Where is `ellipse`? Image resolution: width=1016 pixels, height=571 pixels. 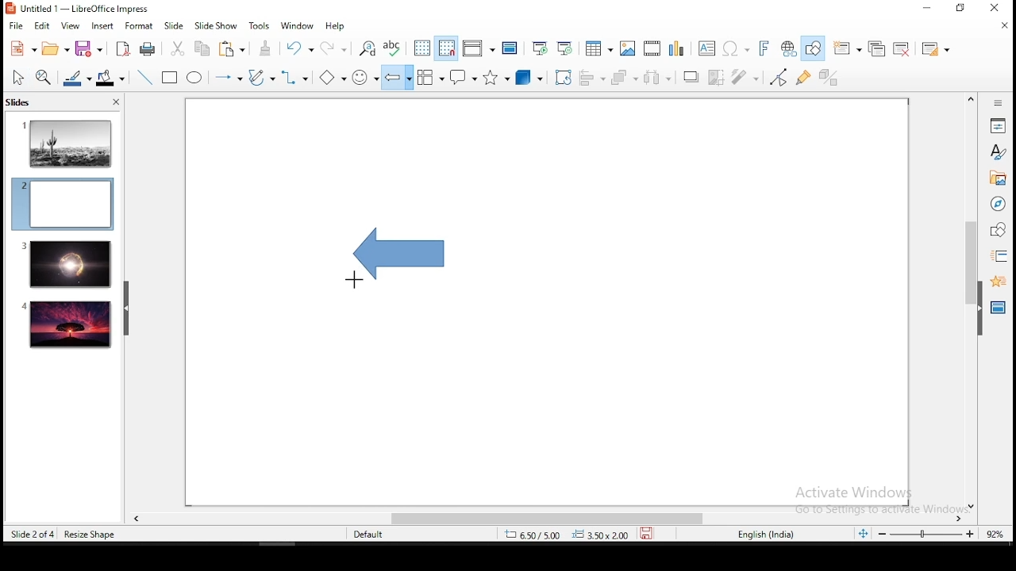 ellipse is located at coordinates (194, 78).